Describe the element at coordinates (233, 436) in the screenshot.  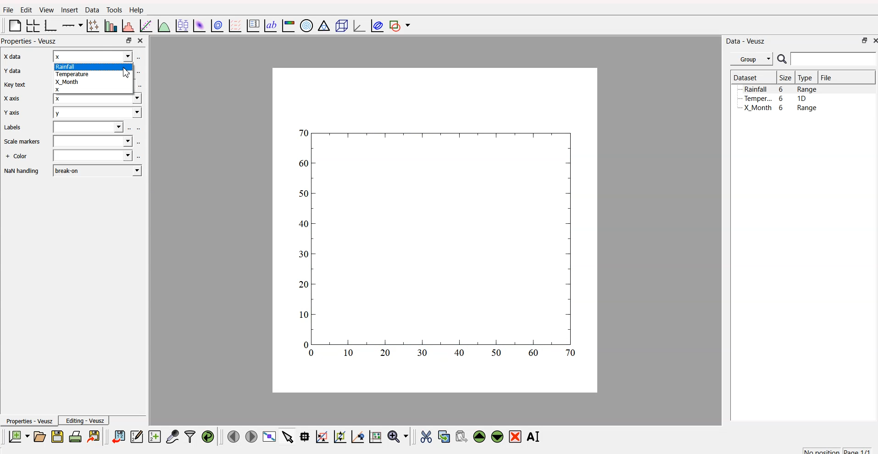
I see `move to previous page` at that location.